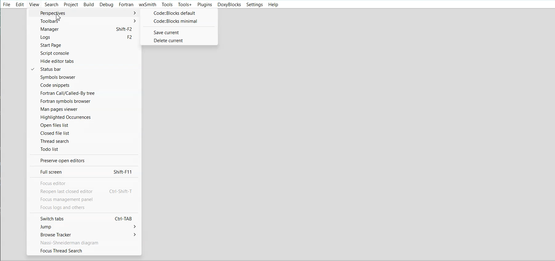  Describe the element at coordinates (20, 4) in the screenshot. I see `Edit` at that location.